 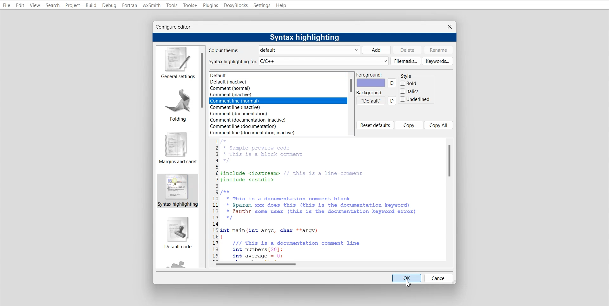 I want to click on Close, so click(x=449, y=26).